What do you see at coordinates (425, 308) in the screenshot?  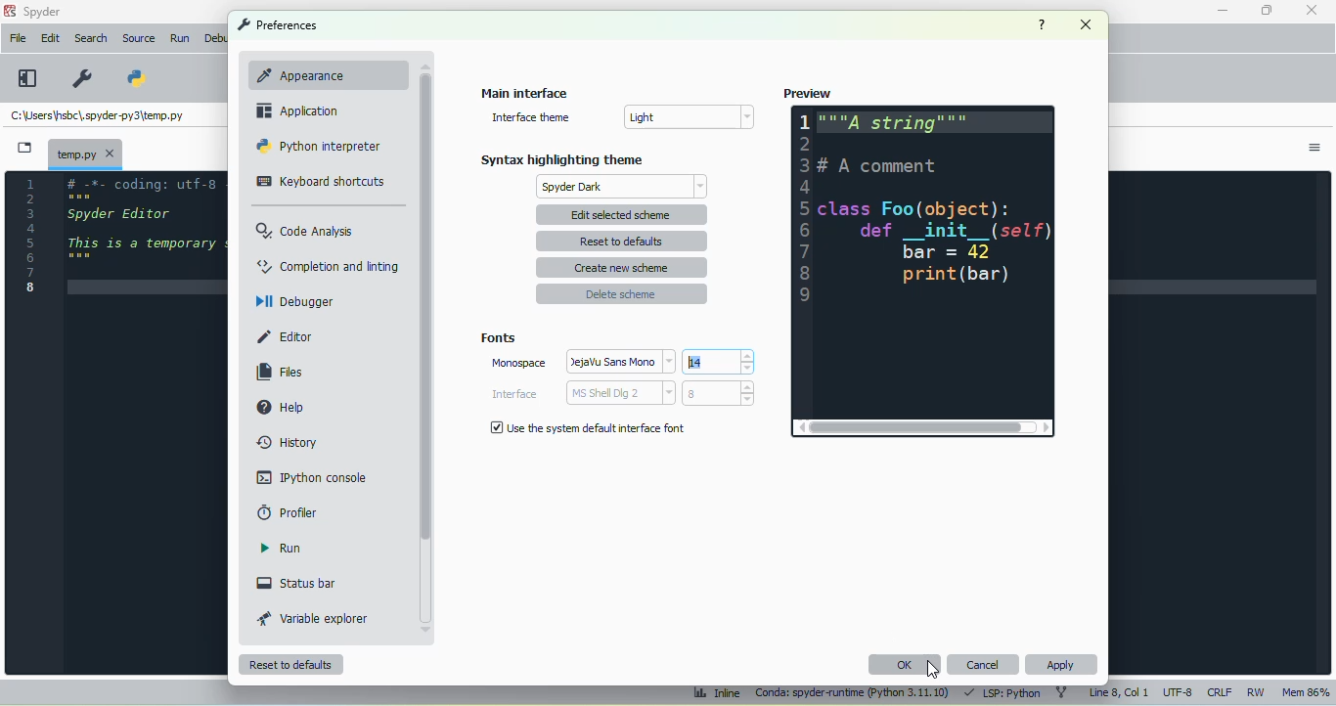 I see `vertical scroll bar` at bounding box center [425, 308].